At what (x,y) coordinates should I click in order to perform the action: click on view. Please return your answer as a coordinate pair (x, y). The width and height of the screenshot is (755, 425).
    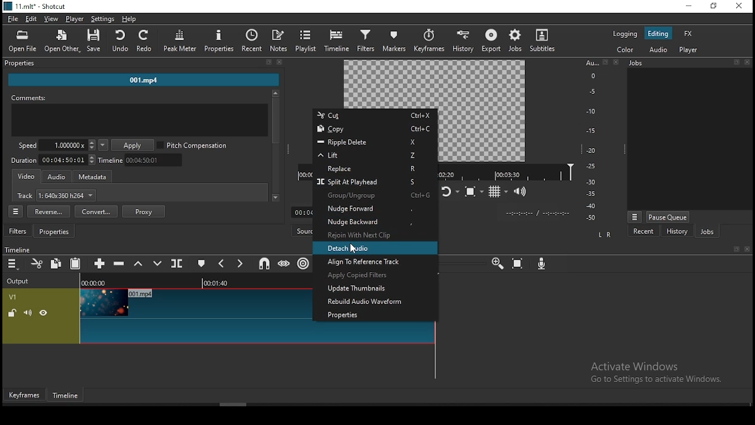
    Looking at the image, I should click on (51, 19).